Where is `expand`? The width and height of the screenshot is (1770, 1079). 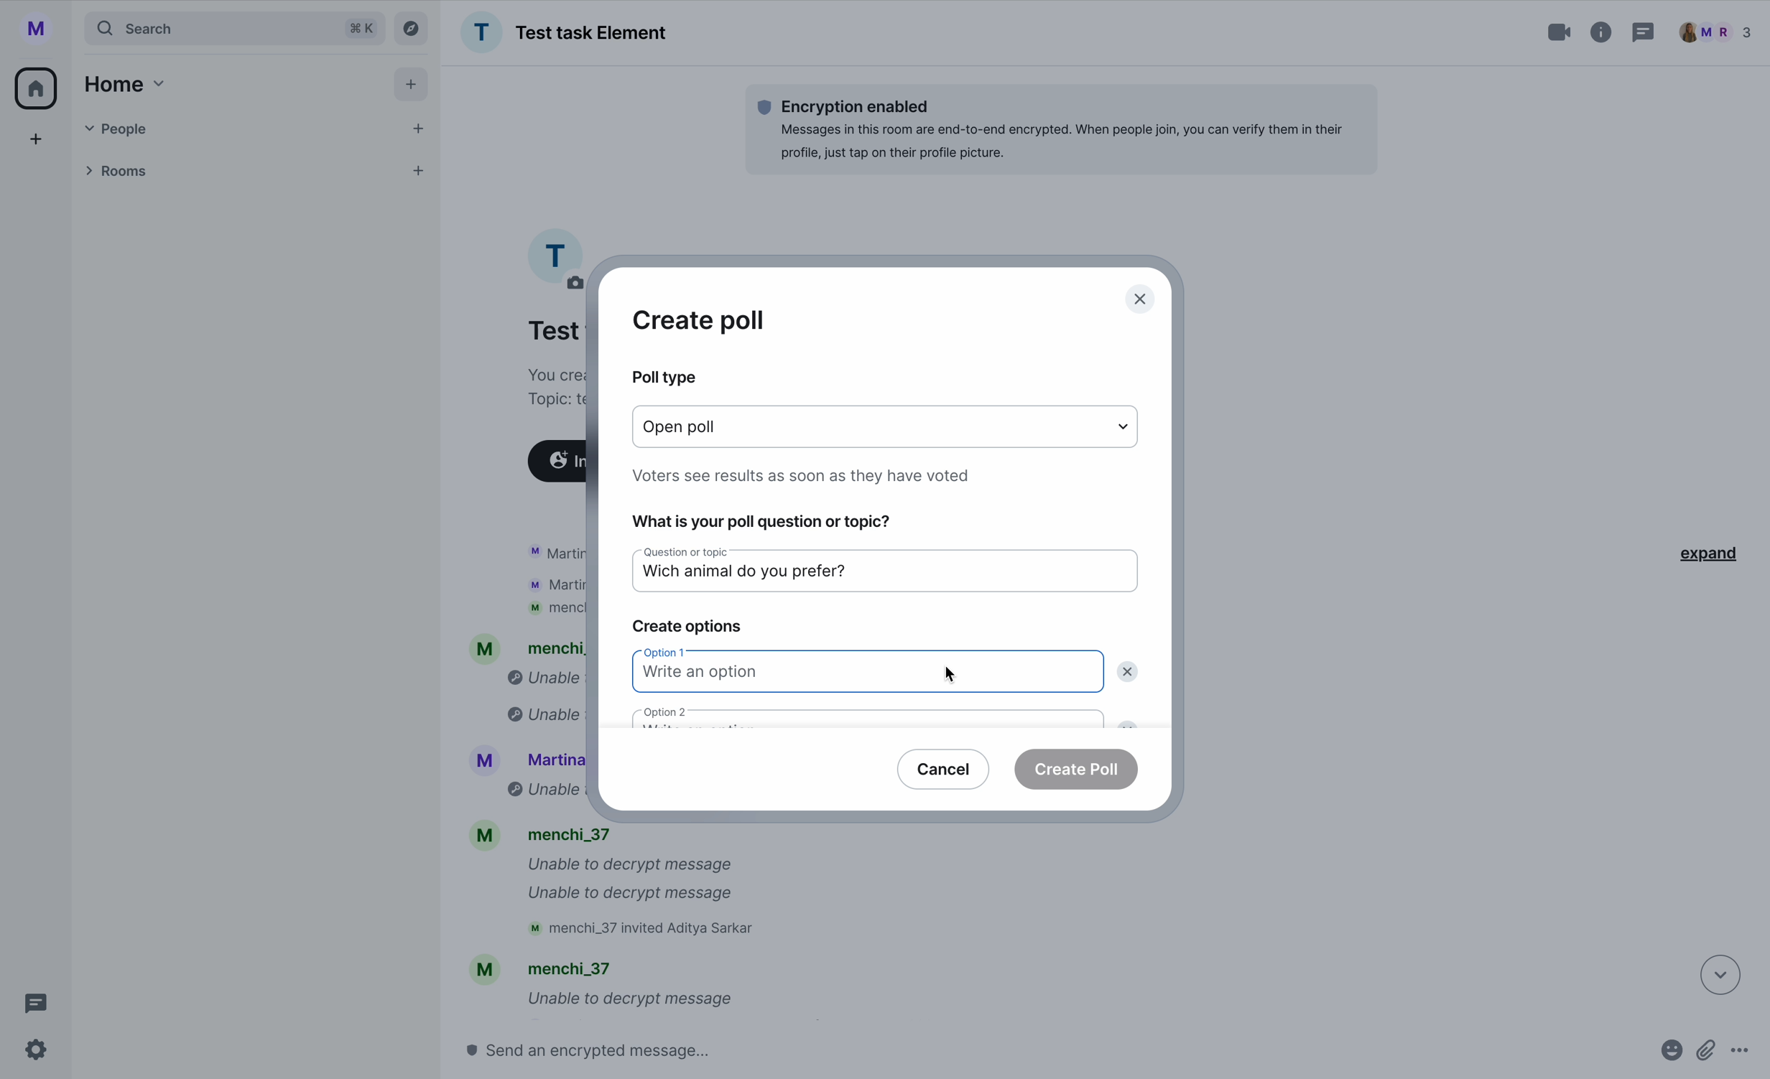
expand is located at coordinates (1706, 554).